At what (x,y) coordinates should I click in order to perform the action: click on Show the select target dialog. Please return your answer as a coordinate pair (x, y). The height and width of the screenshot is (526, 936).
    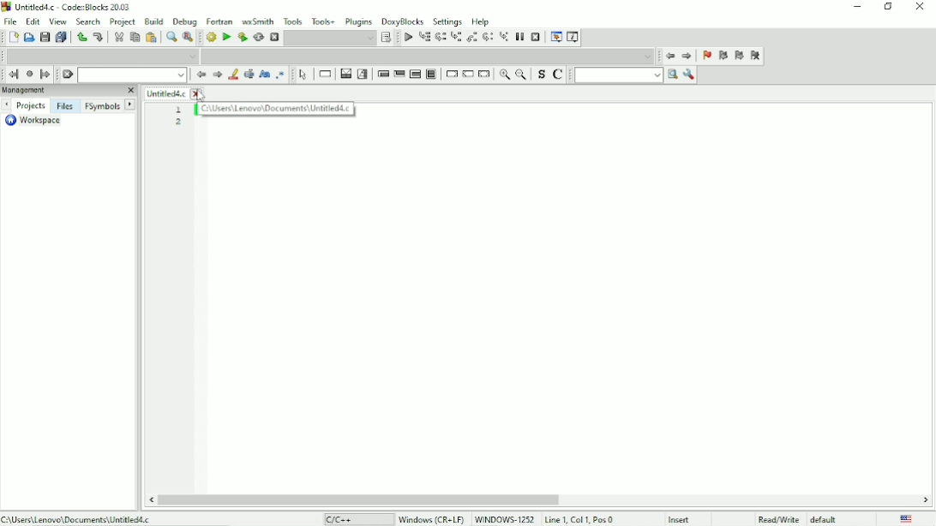
    Looking at the image, I should click on (386, 38).